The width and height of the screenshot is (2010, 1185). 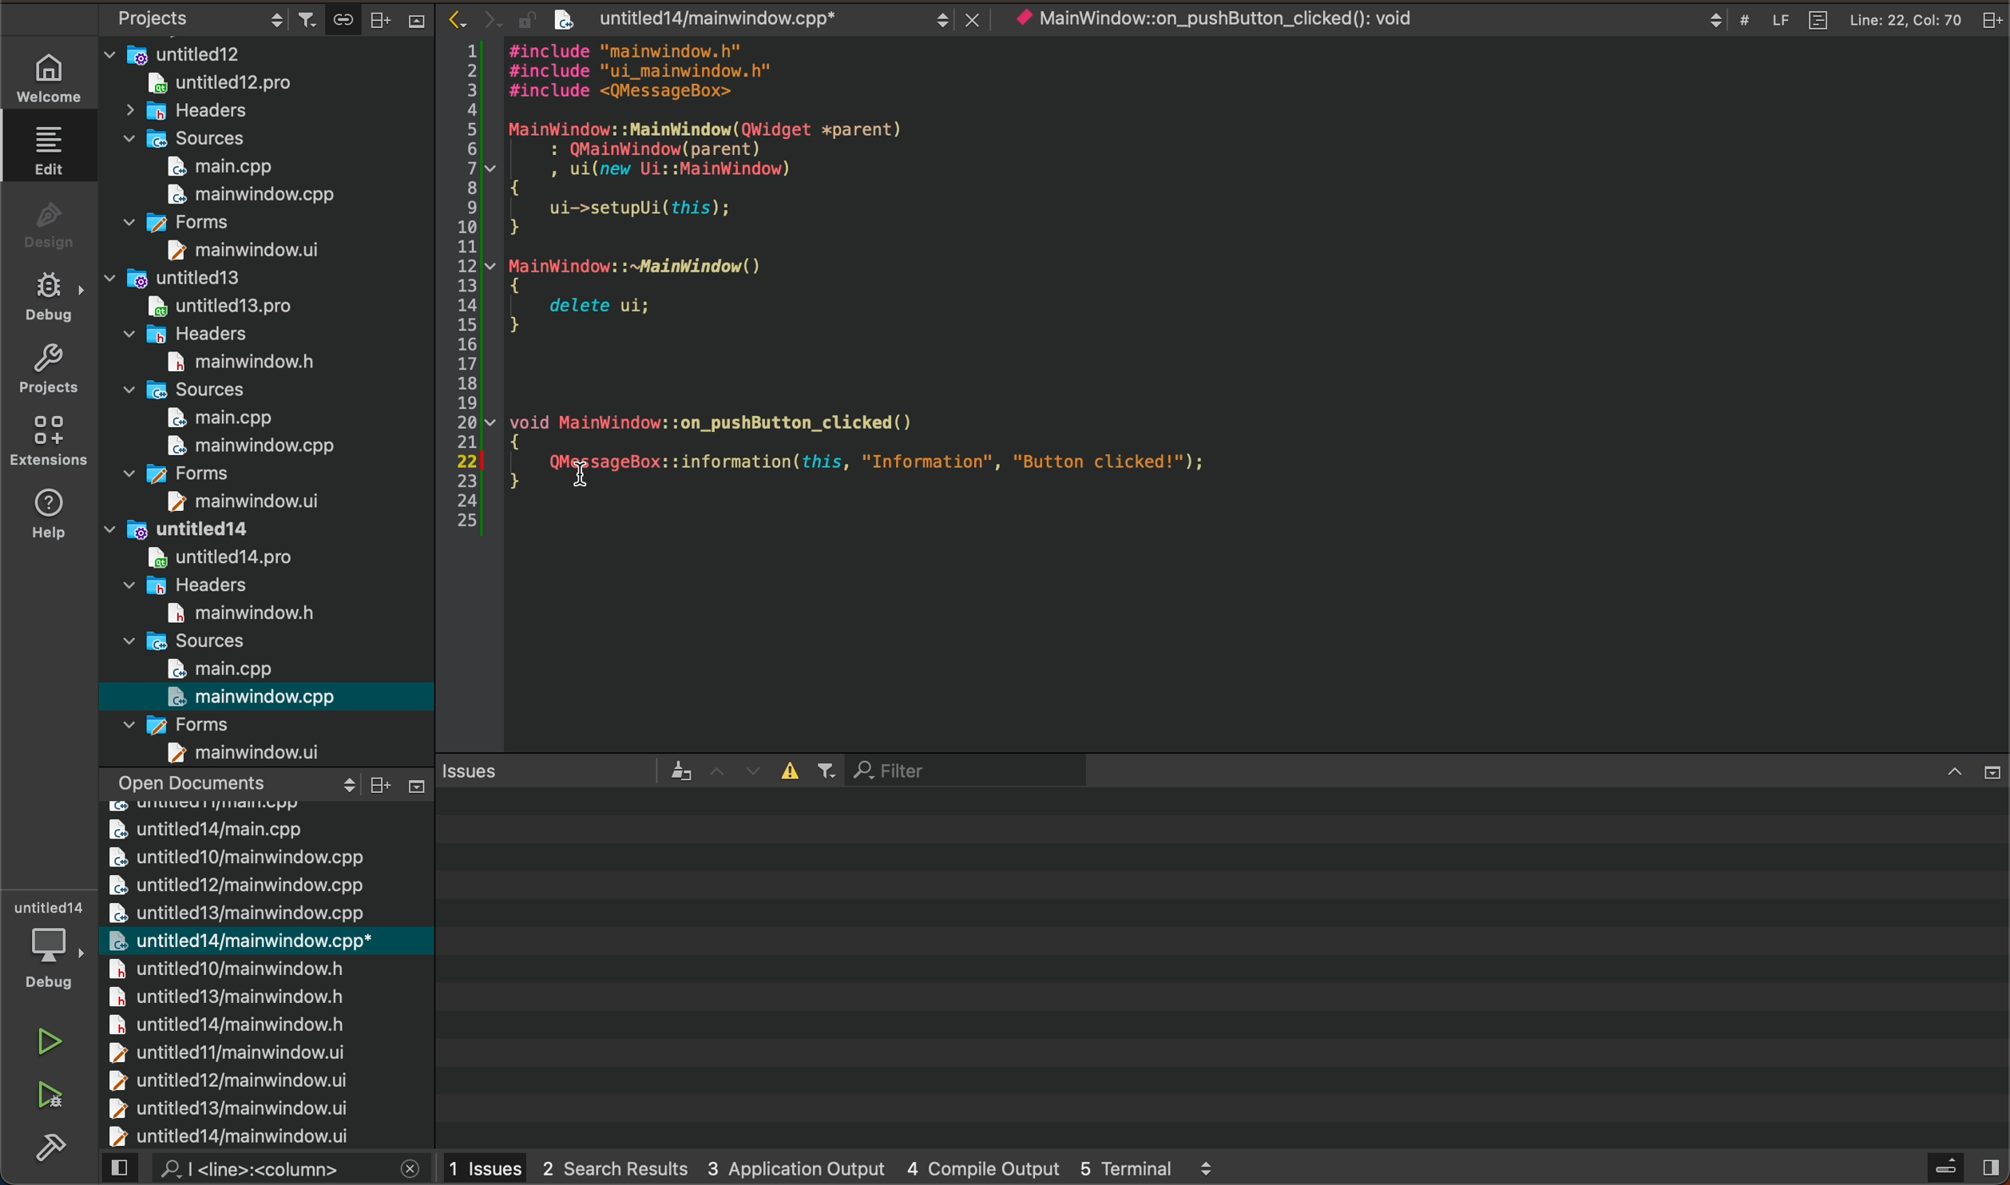 What do you see at coordinates (47, 513) in the screenshot?
I see `help` at bounding box center [47, 513].